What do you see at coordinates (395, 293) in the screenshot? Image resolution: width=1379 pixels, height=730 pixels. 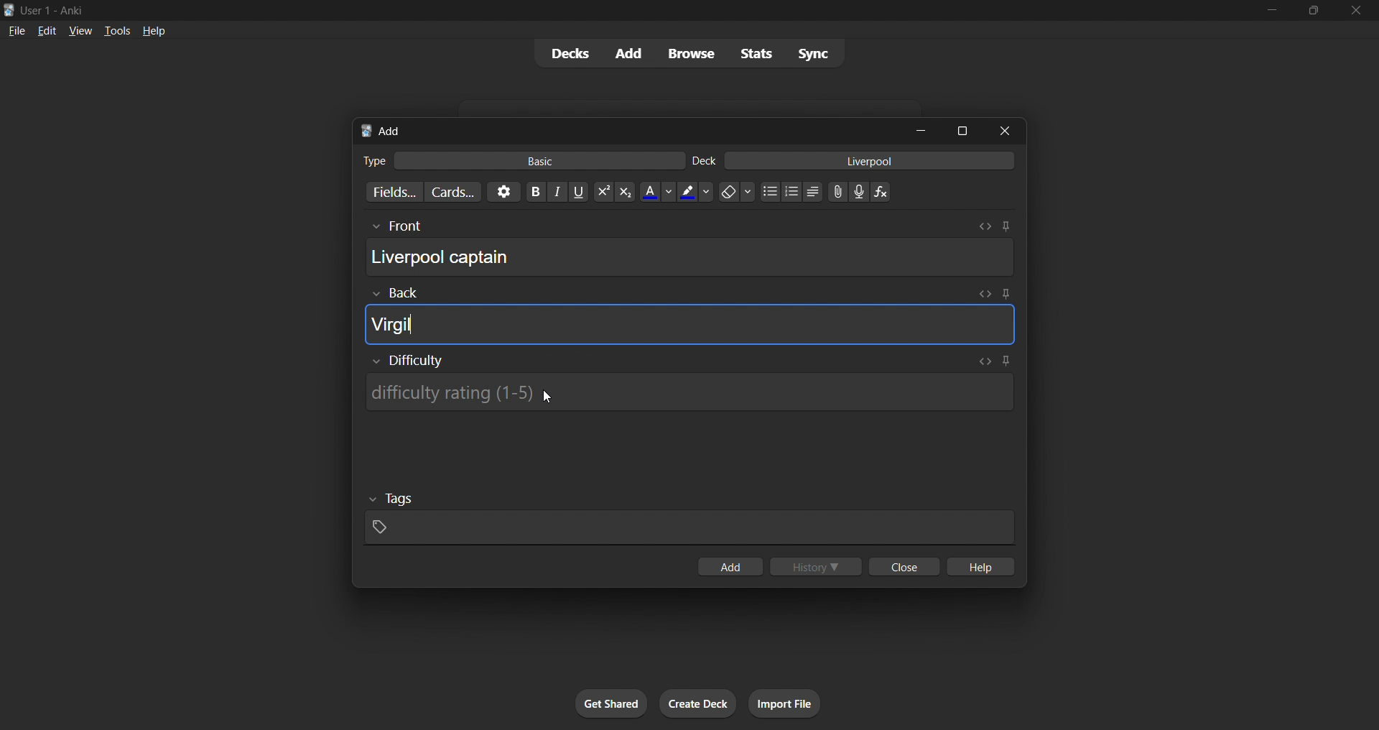 I see `` at bounding box center [395, 293].